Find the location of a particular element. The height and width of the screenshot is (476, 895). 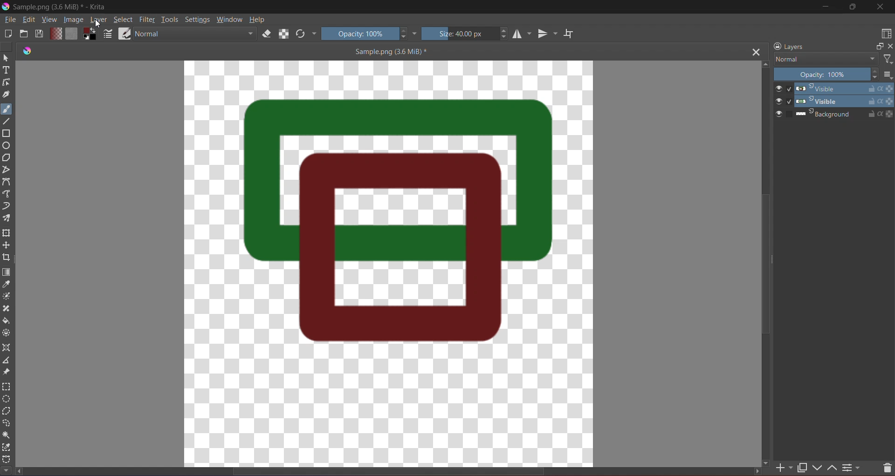

Assistant is located at coordinates (7, 348).